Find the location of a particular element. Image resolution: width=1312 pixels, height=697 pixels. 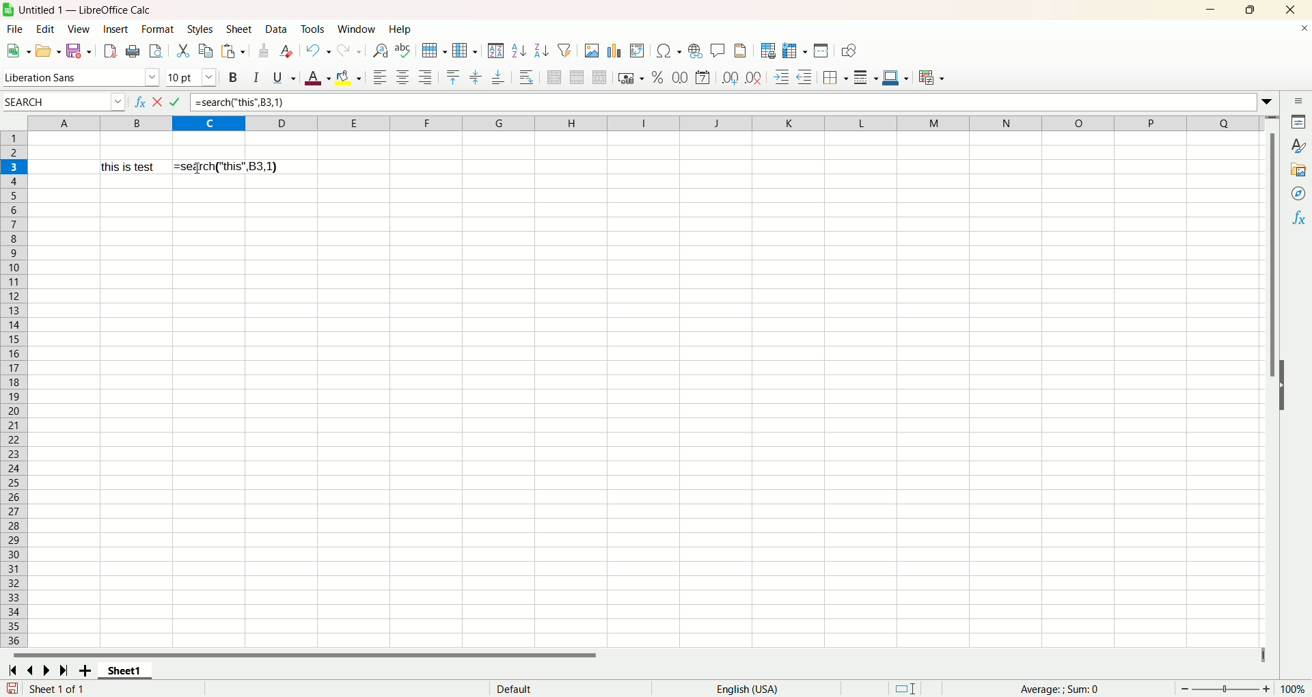

sheet number is located at coordinates (77, 689).